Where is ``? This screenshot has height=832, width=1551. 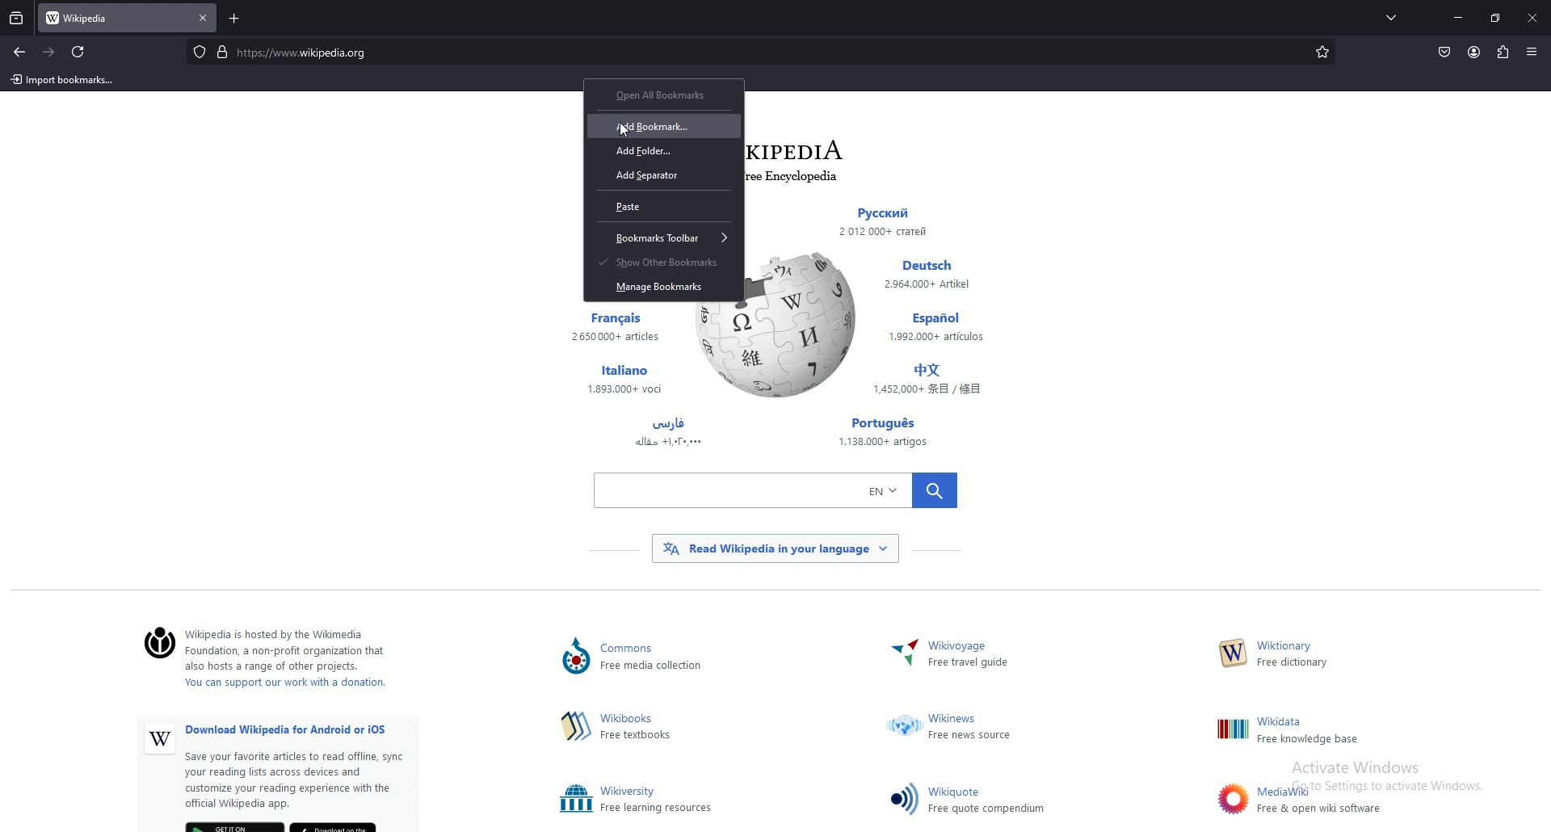
 is located at coordinates (574, 725).